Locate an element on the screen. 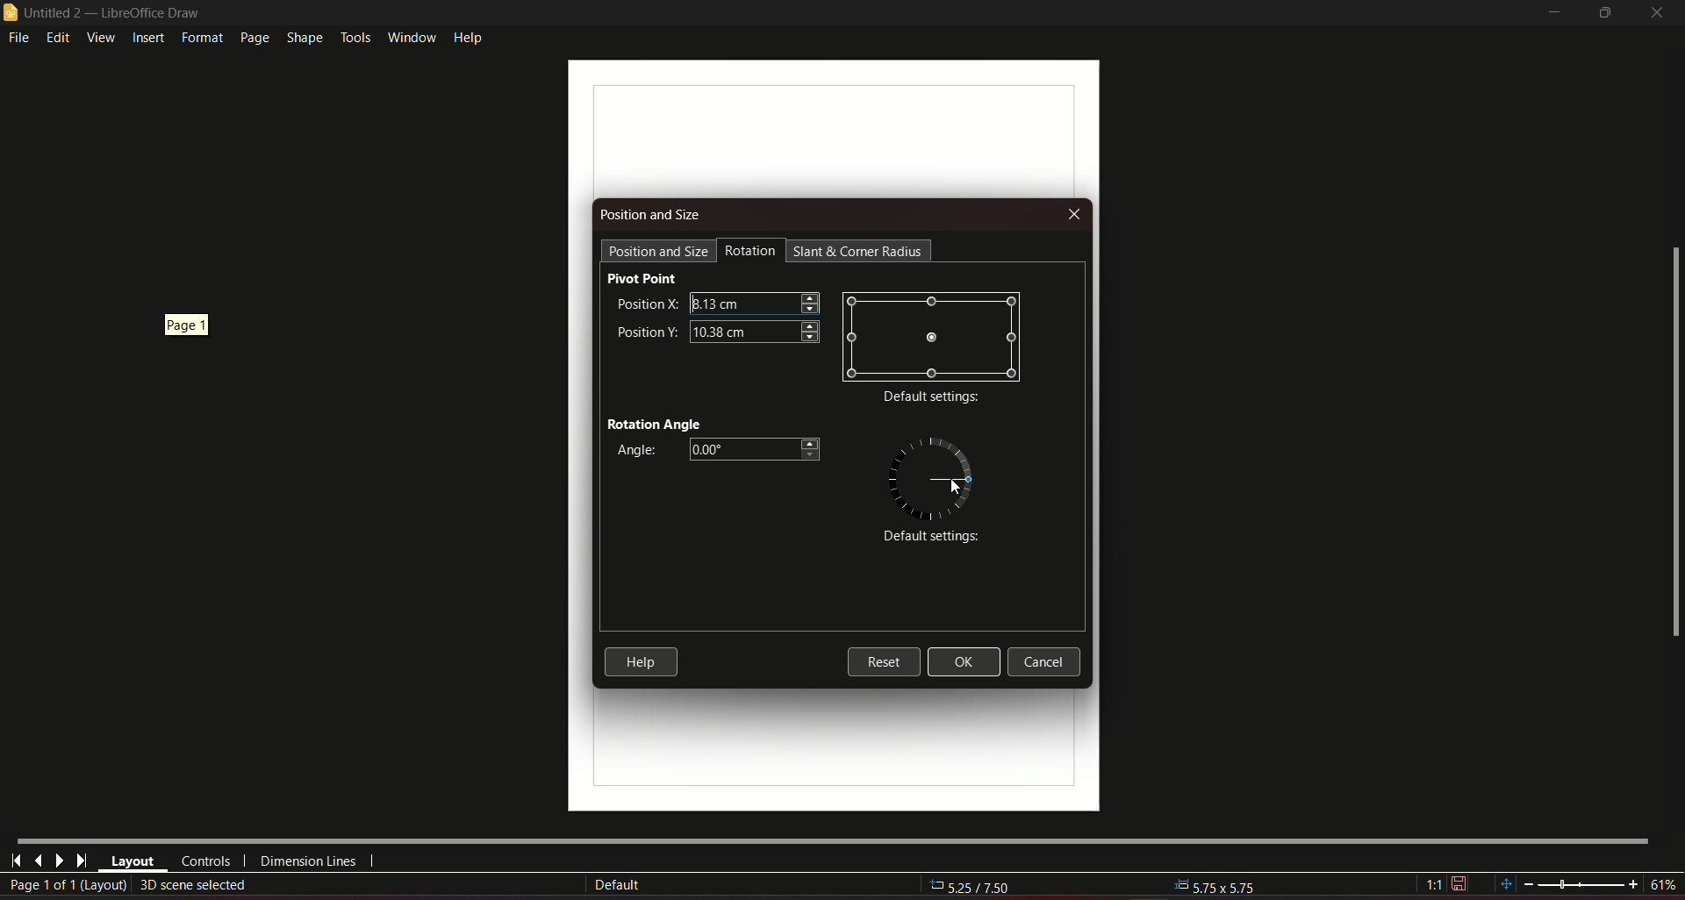  minimize/maximize is located at coordinates (1604, 13).